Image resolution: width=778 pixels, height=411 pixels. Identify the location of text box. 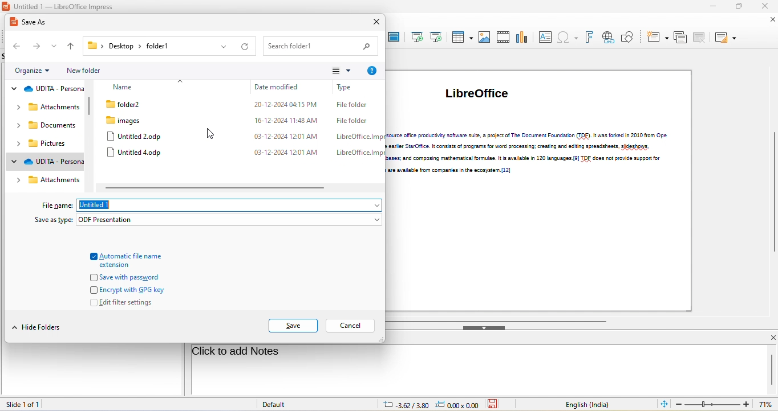
(545, 38).